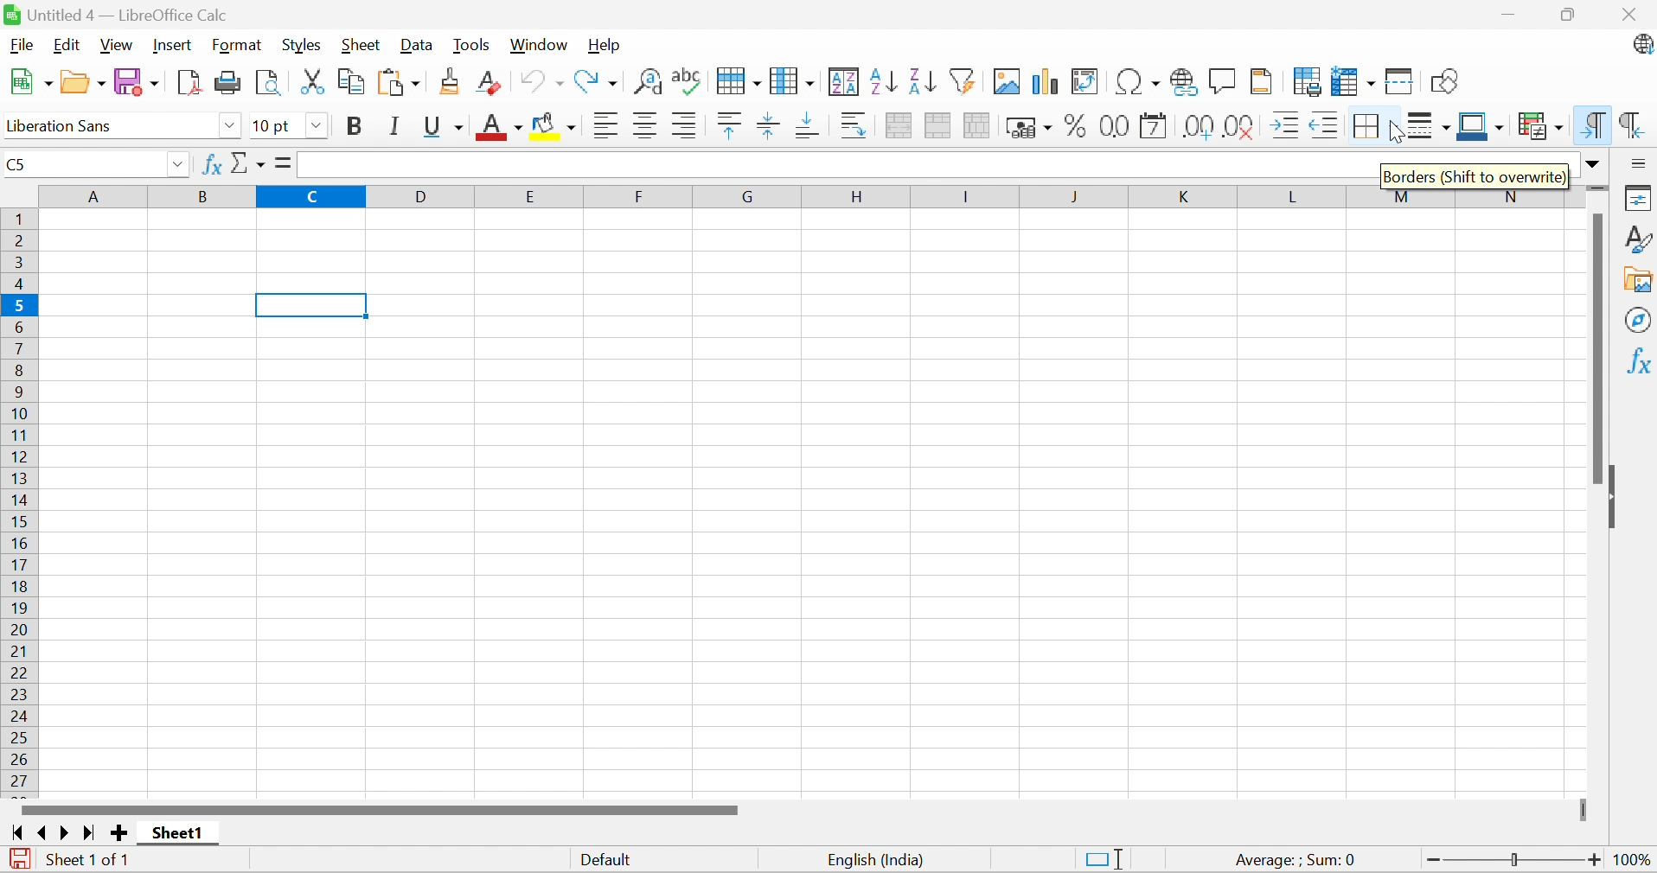 The image size is (1657, 873). What do you see at coordinates (353, 126) in the screenshot?
I see `Bold` at bounding box center [353, 126].